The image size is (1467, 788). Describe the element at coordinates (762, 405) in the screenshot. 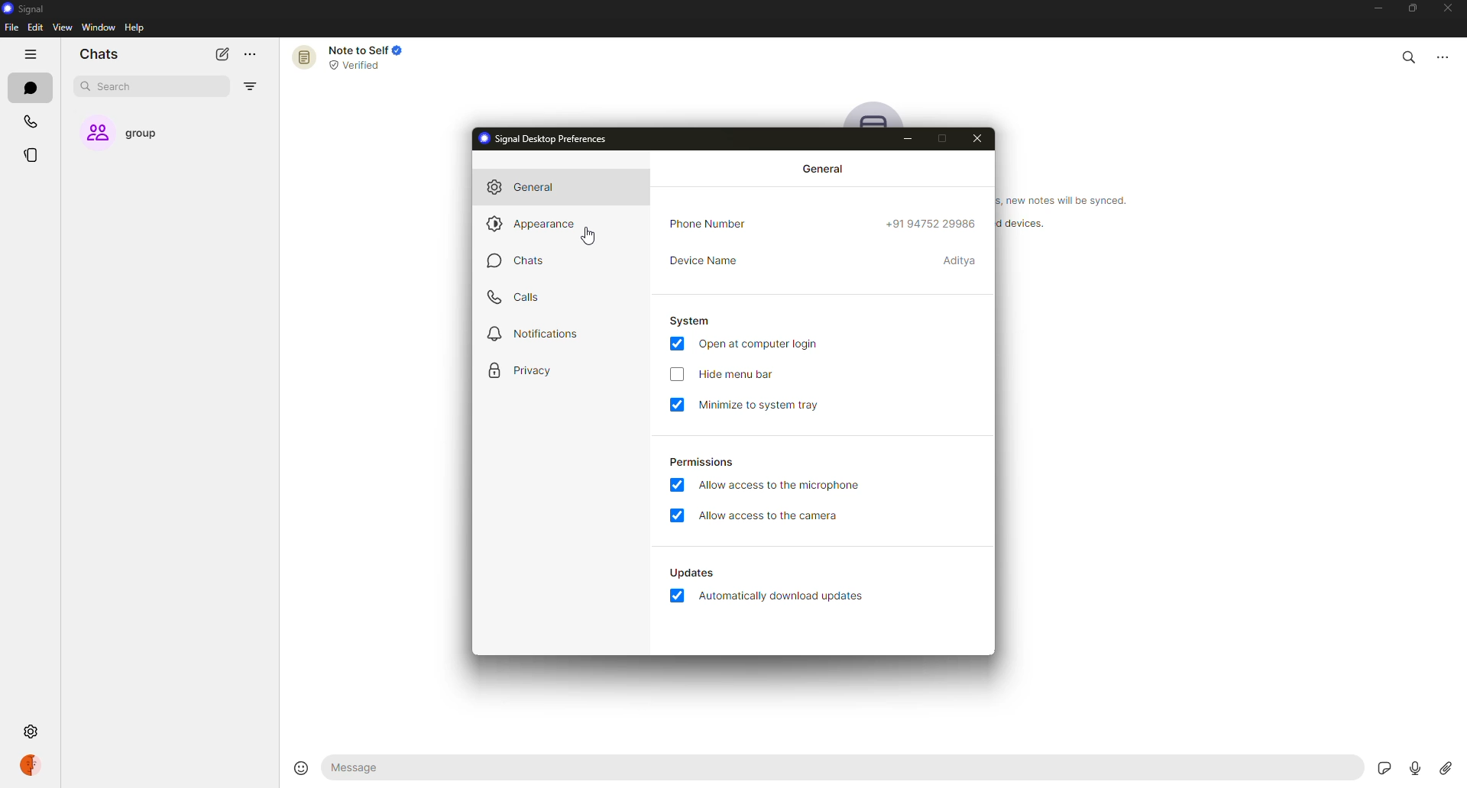

I see `minimize` at that location.